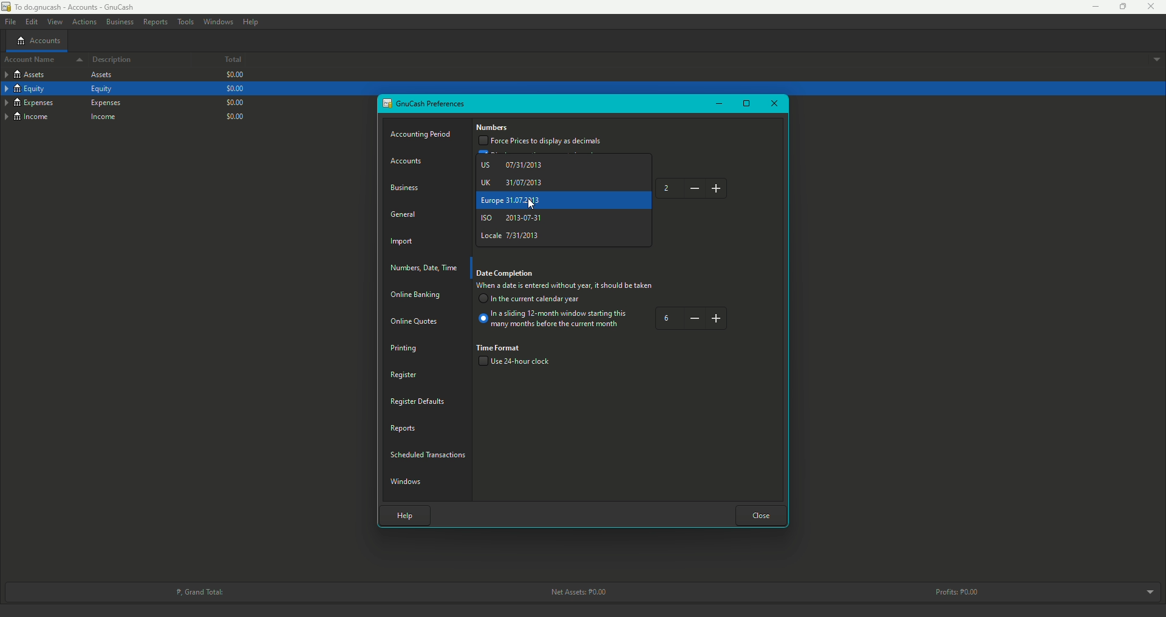 The image size is (1166, 617). I want to click on Close, so click(773, 104).